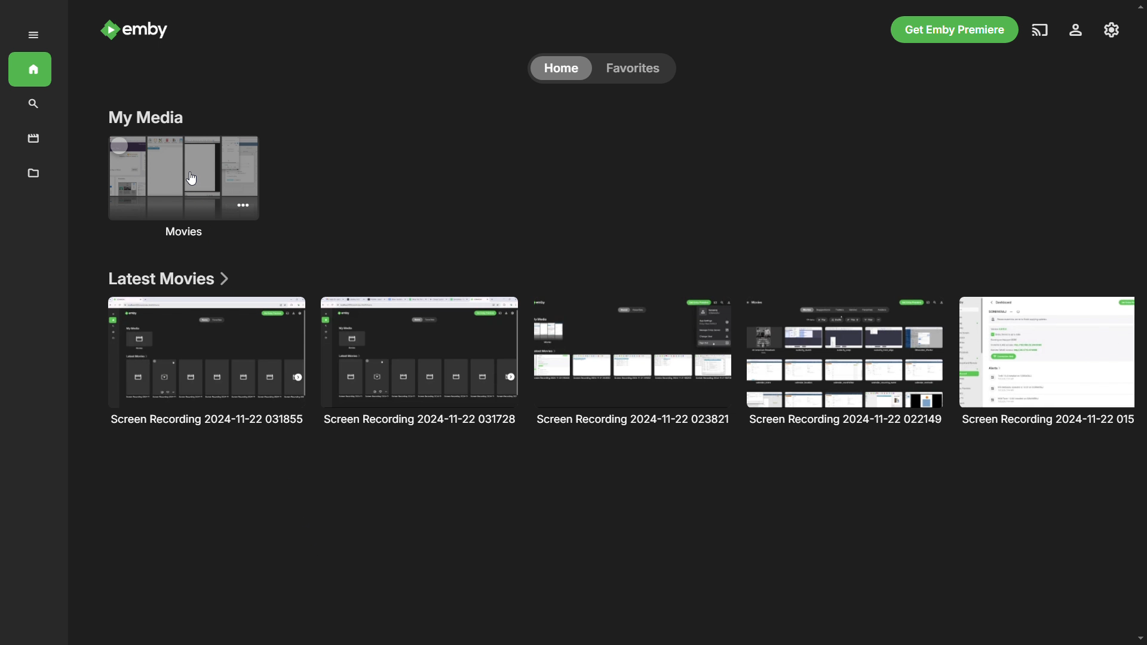  Describe the element at coordinates (634, 364) in the screenshot. I see `` at that location.